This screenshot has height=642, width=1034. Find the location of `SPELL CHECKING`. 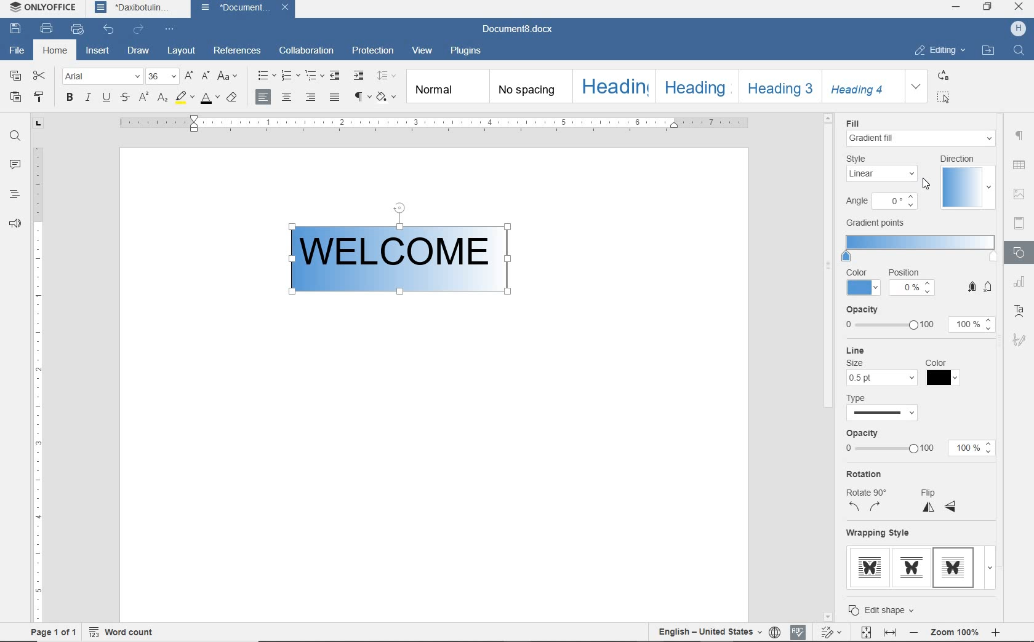

SPELL CHECKING is located at coordinates (798, 632).